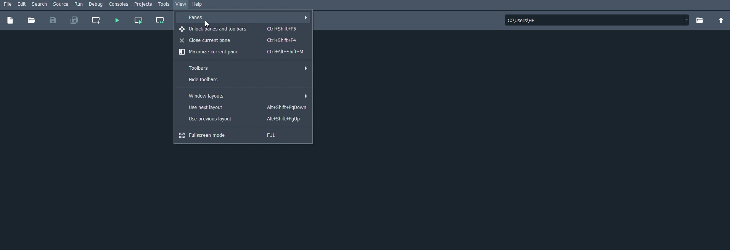  What do you see at coordinates (138, 21) in the screenshot?
I see `Run current cell` at bounding box center [138, 21].